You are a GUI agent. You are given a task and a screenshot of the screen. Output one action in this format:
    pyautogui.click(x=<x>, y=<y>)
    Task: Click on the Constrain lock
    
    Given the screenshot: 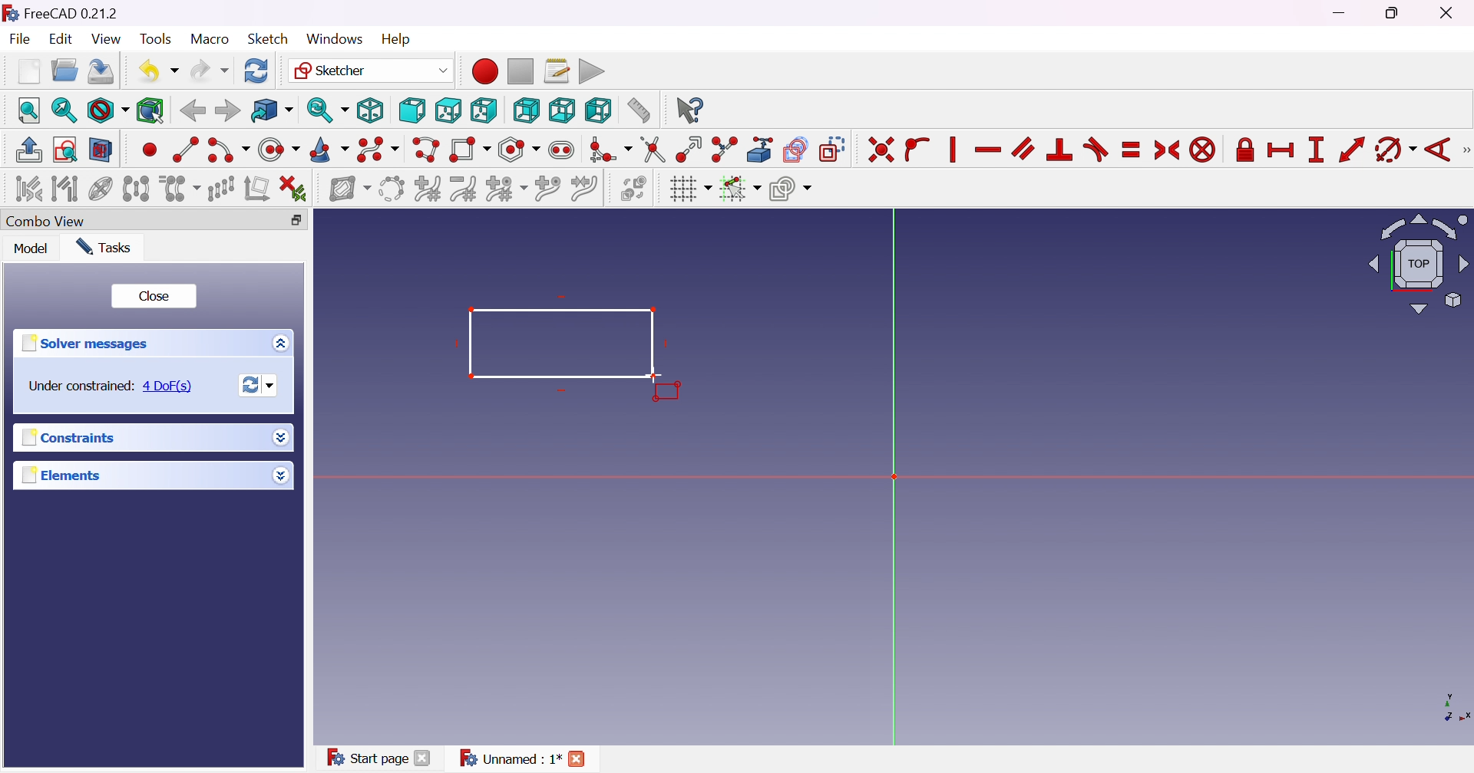 What is the action you would take?
    pyautogui.click(x=1243, y=151)
    